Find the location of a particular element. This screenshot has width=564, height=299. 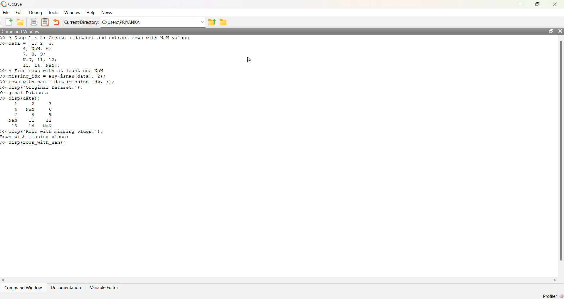

cursor is located at coordinates (249, 60).